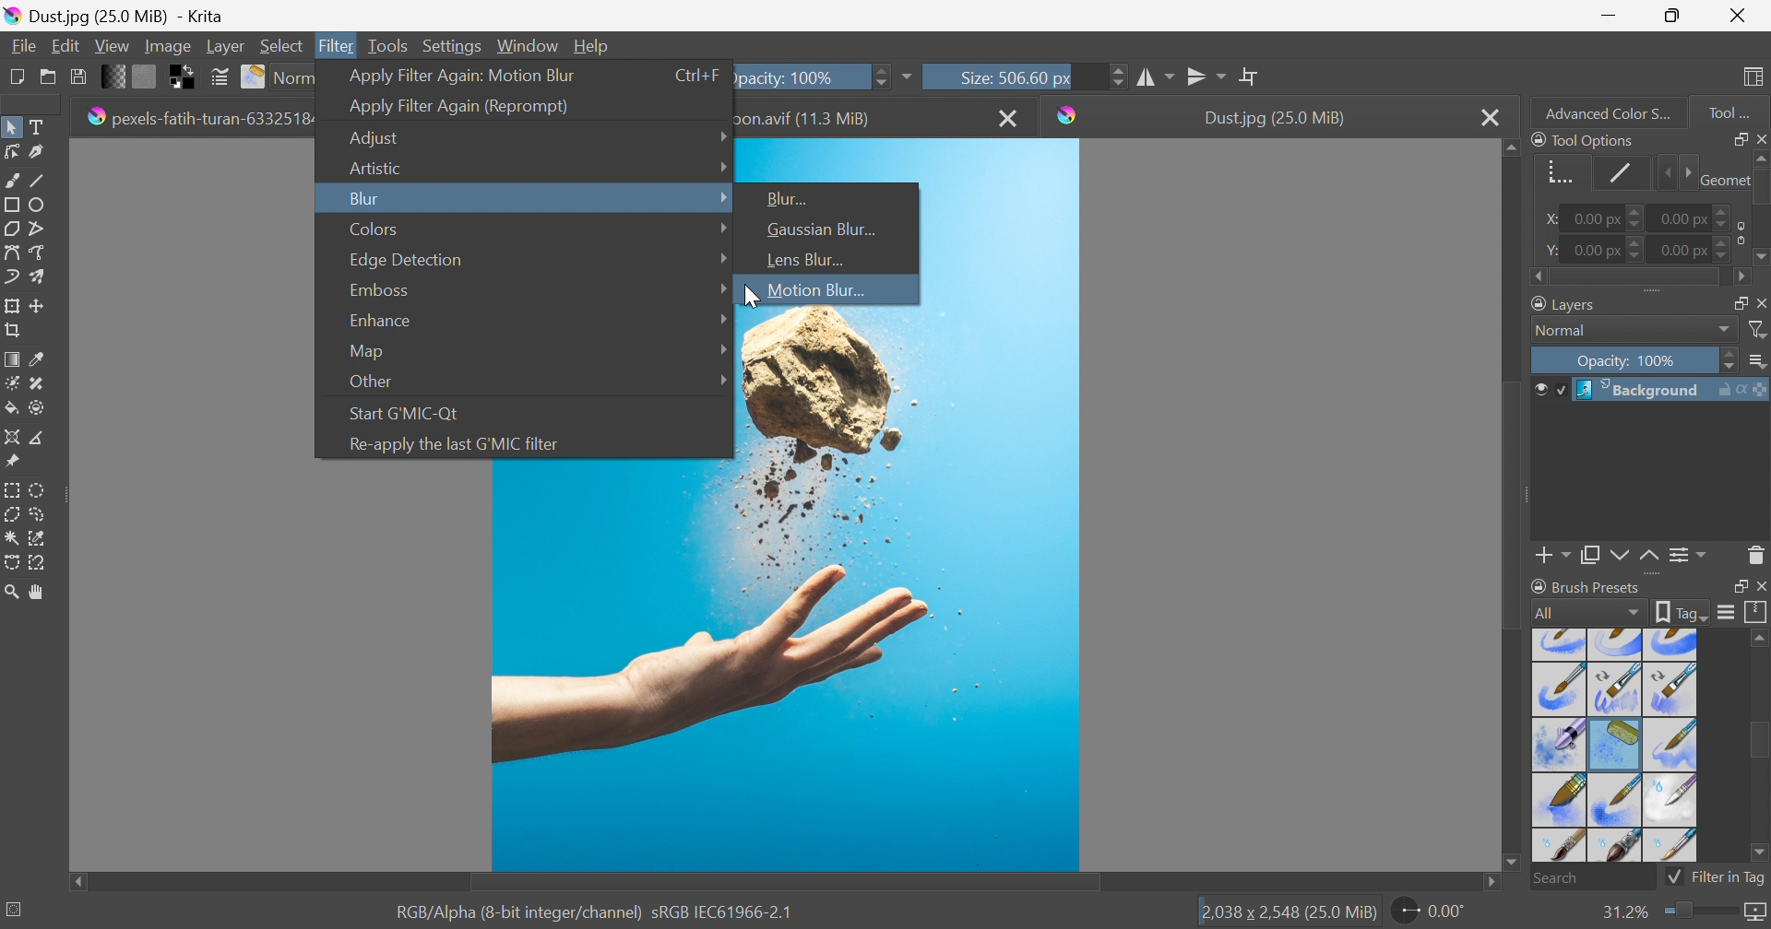 This screenshot has width=1771, height=929. What do you see at coordinates (720, 257) in the screenshot?
I see `Drop Down` at bounding box center [720, 257].